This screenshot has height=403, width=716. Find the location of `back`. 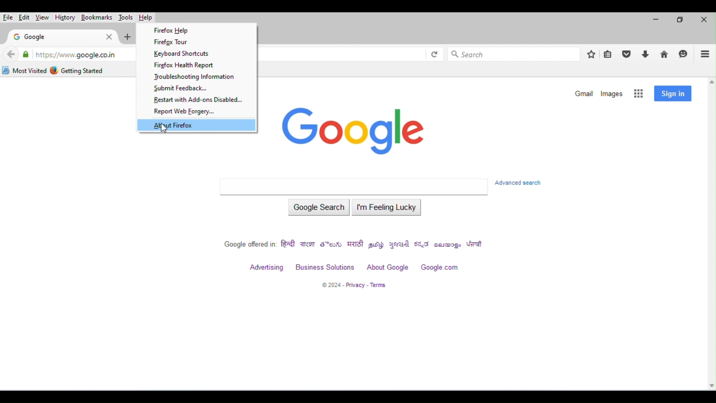

back is located at coordinates (11, 54).